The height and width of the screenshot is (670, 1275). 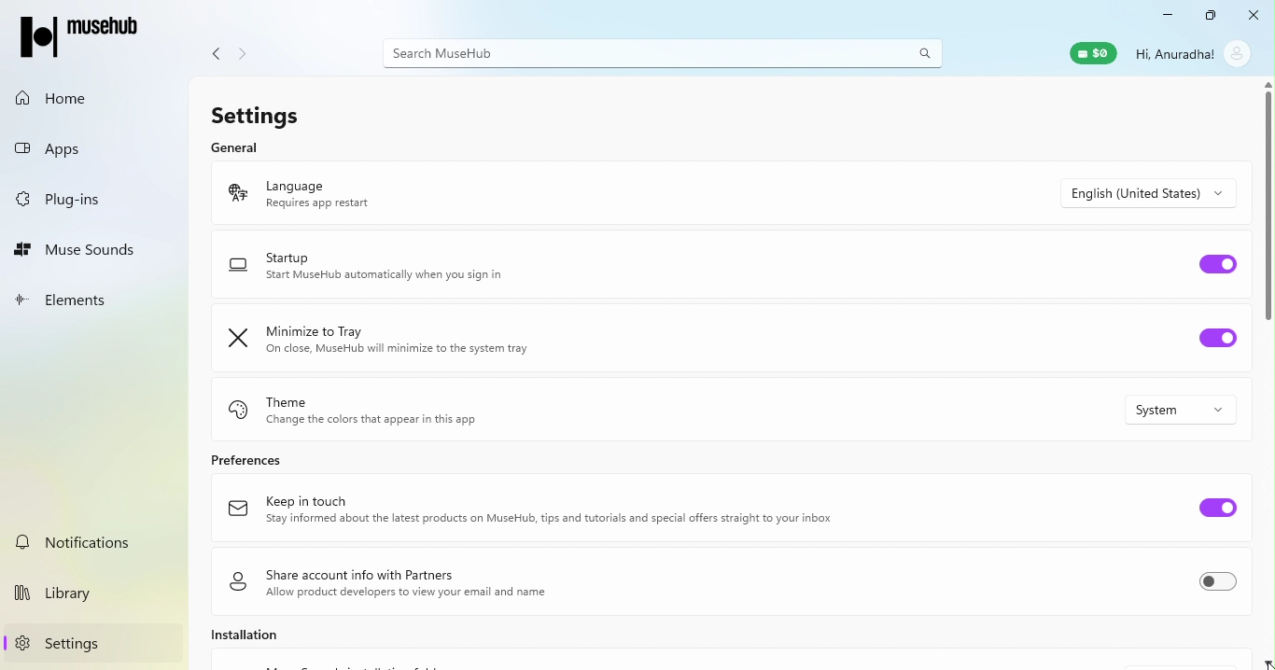 What do you see at coordinates (1214, 581) in the screenshot?
I see `Toggle` at bounding box center [1214, 581].